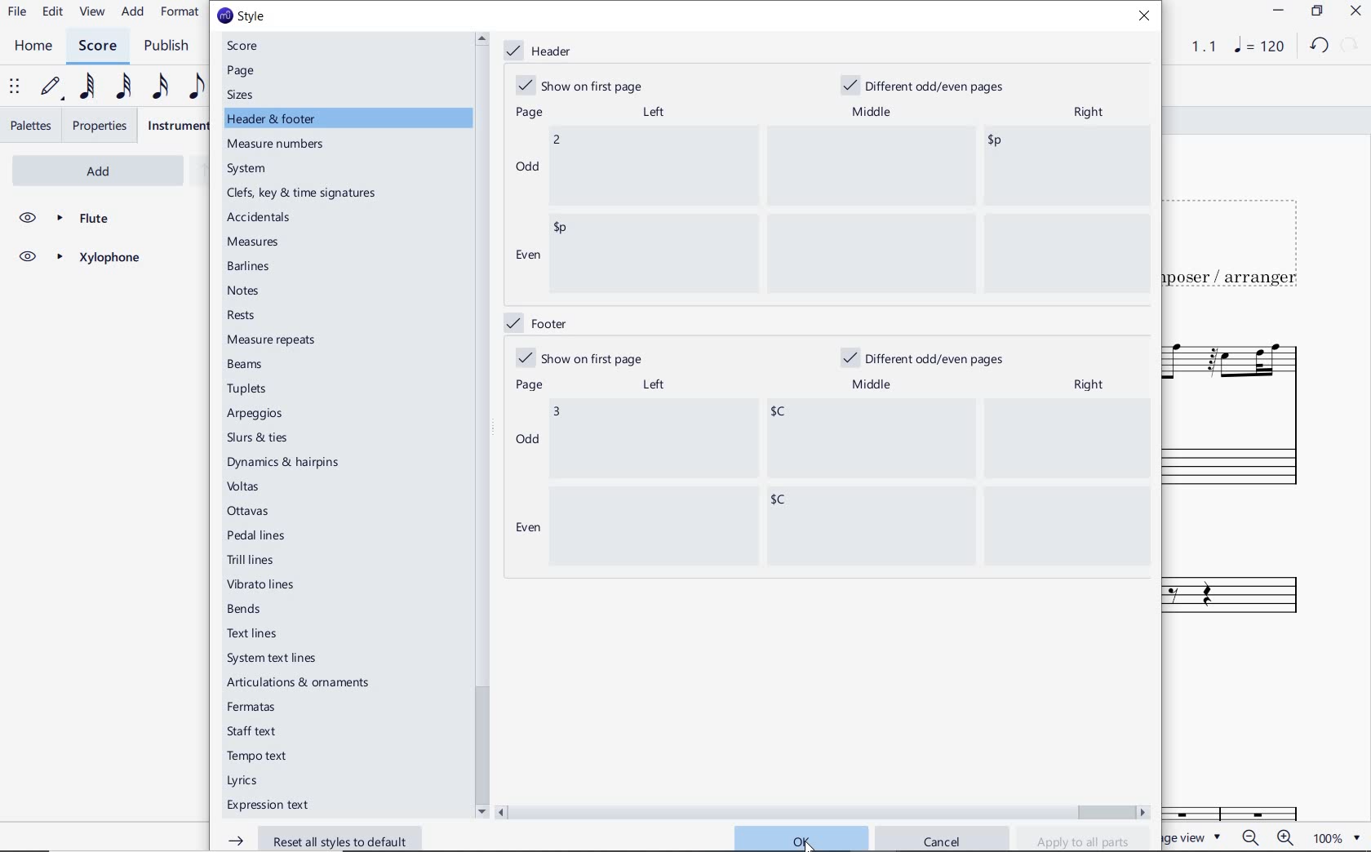 This screenshot has width=1371, height=852. What do you see at coordinates (326, 838) in the screenshot?
I see `reset all styles to default` at bounding box center [326, 838].